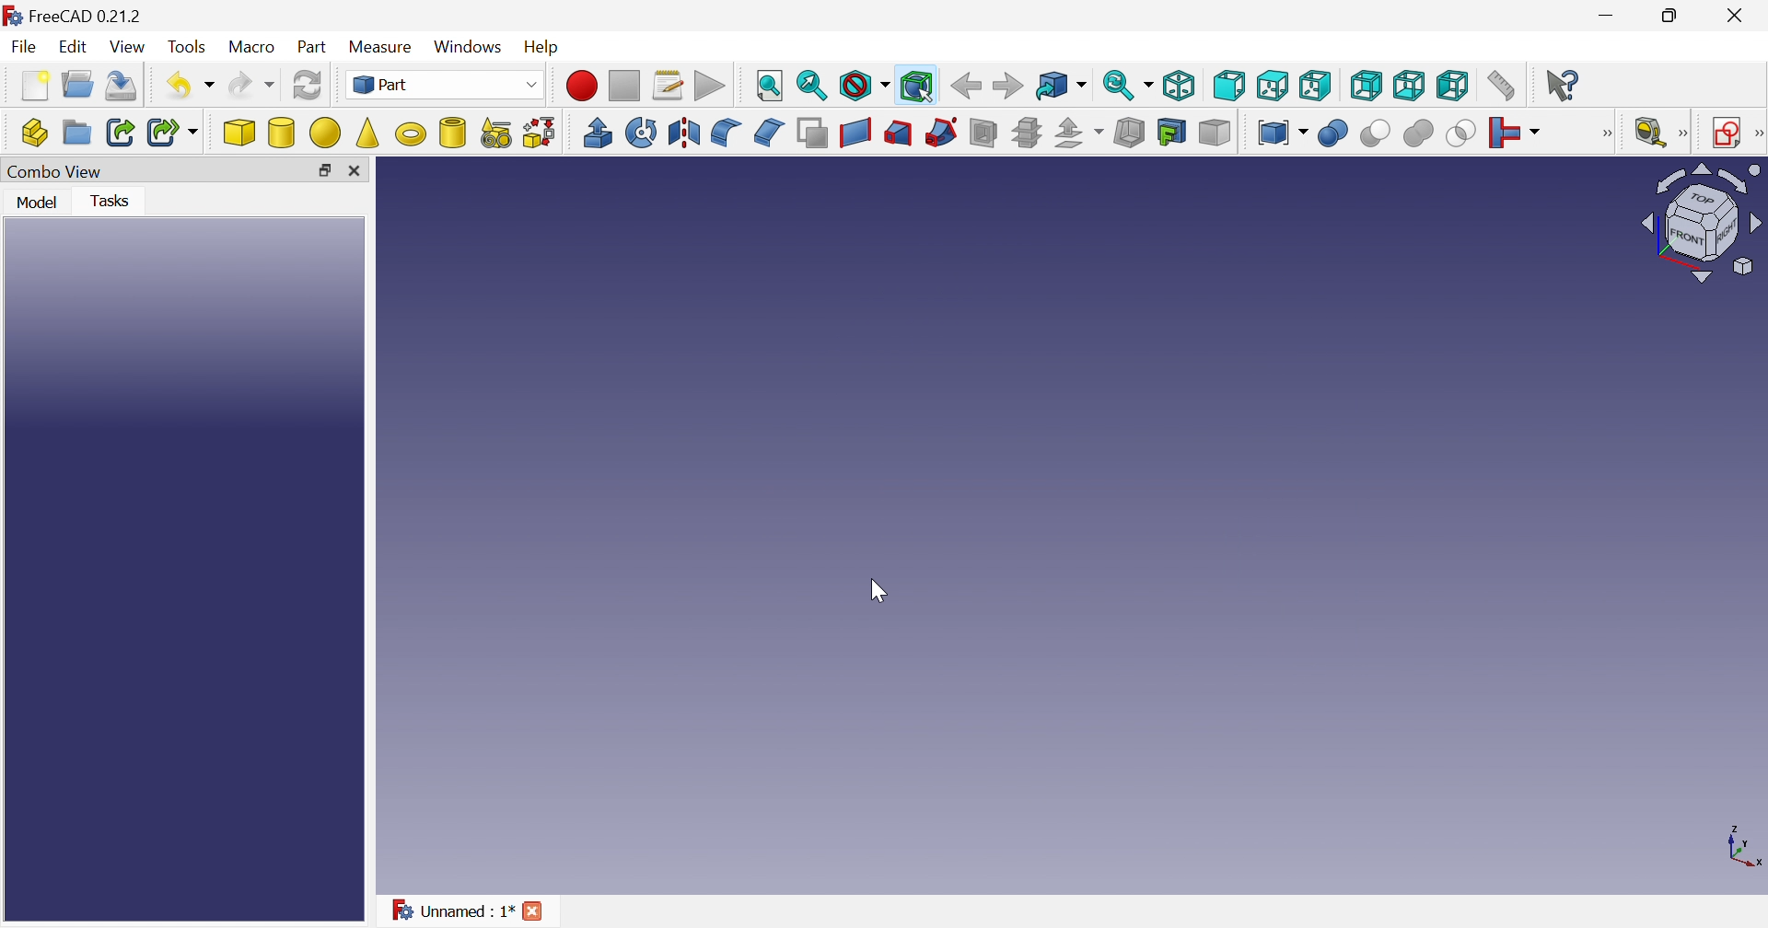 This screenshot has height=928, width=1768. I want to click on Tasks, so click(116, 200).